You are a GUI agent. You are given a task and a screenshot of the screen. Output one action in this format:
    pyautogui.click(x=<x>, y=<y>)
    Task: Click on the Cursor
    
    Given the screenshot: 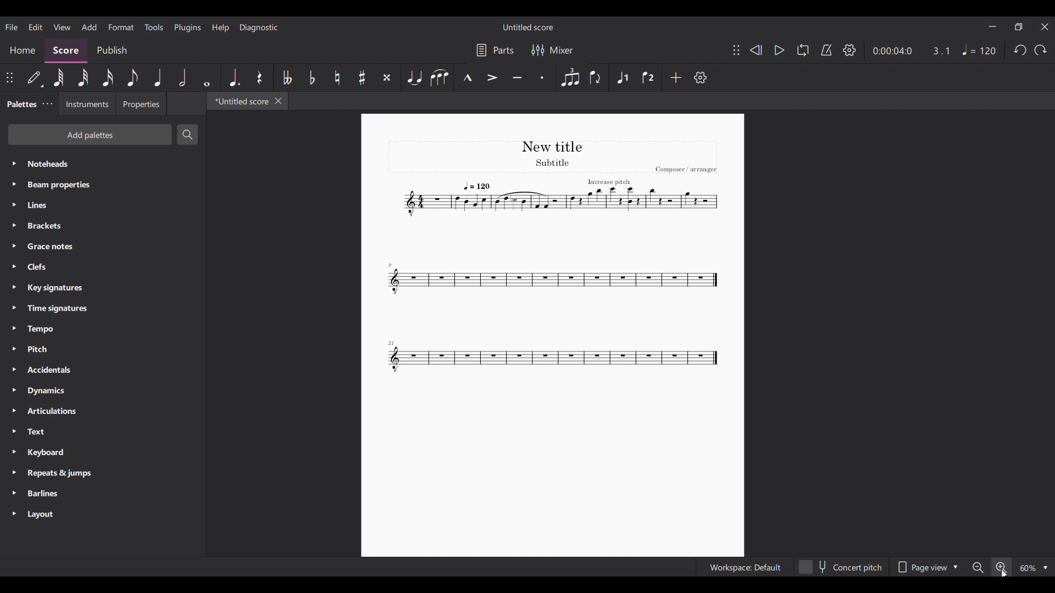 What is the action you would take?
    pyautogui.click(x=1004, y=573)
    